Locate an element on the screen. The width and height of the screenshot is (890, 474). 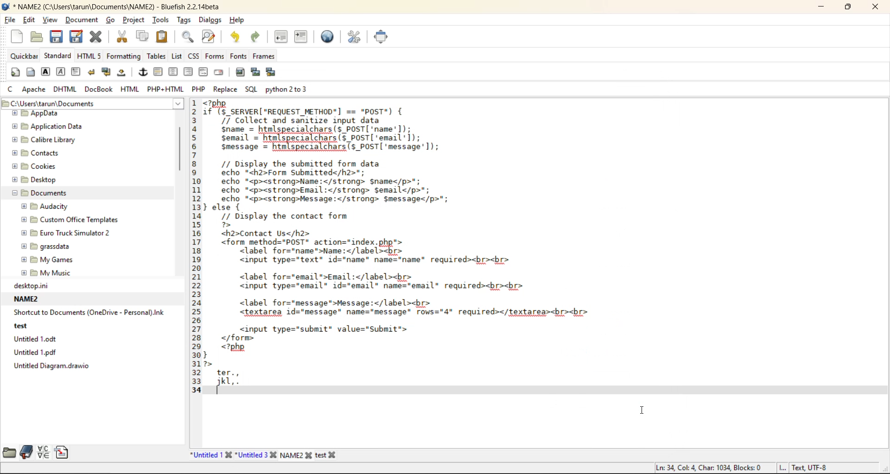
email is located at coordinates (220, 73).